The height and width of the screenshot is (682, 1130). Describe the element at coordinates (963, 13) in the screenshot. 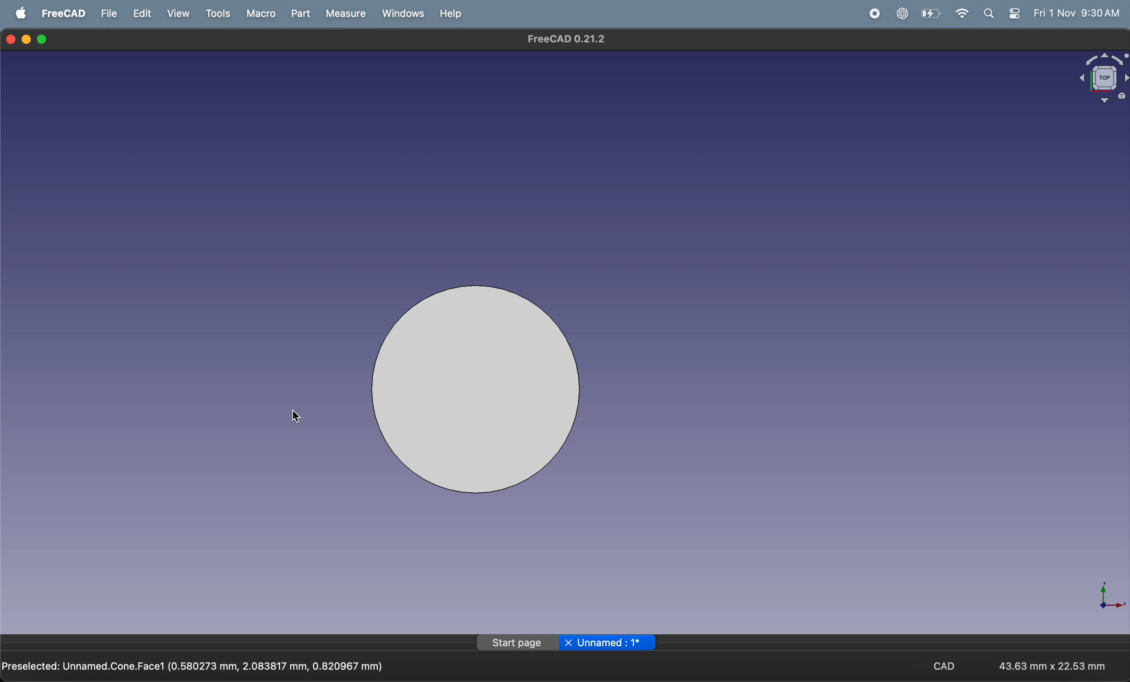

I see `wifi` at that location.